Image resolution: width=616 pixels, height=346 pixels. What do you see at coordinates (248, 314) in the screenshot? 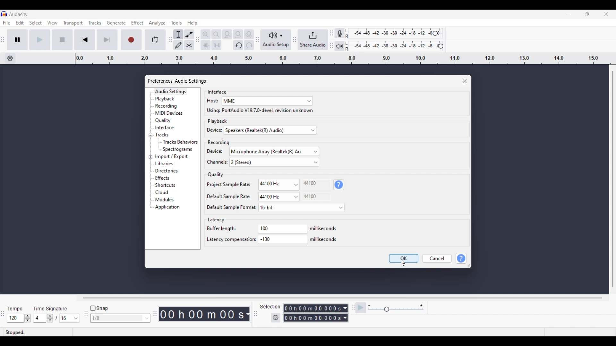
I see `Metrics to calculate recording` at bounding box center [248, 314].